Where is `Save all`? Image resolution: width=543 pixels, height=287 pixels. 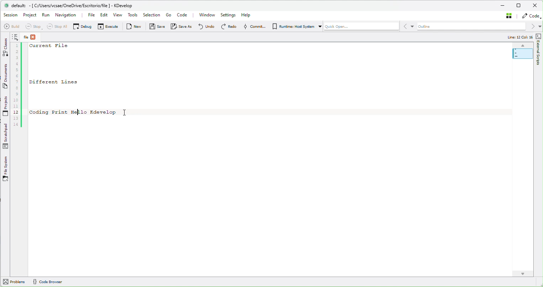
Save all is located at coordinates (179, 26).